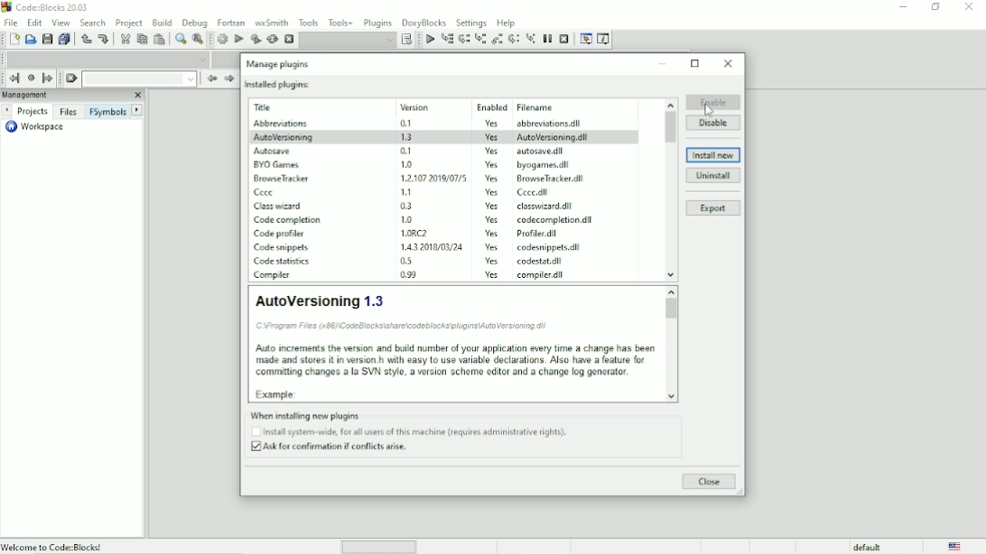  Describe the element at coordinates (903, 5) in the screenshot. I see `Minimize` at that location.